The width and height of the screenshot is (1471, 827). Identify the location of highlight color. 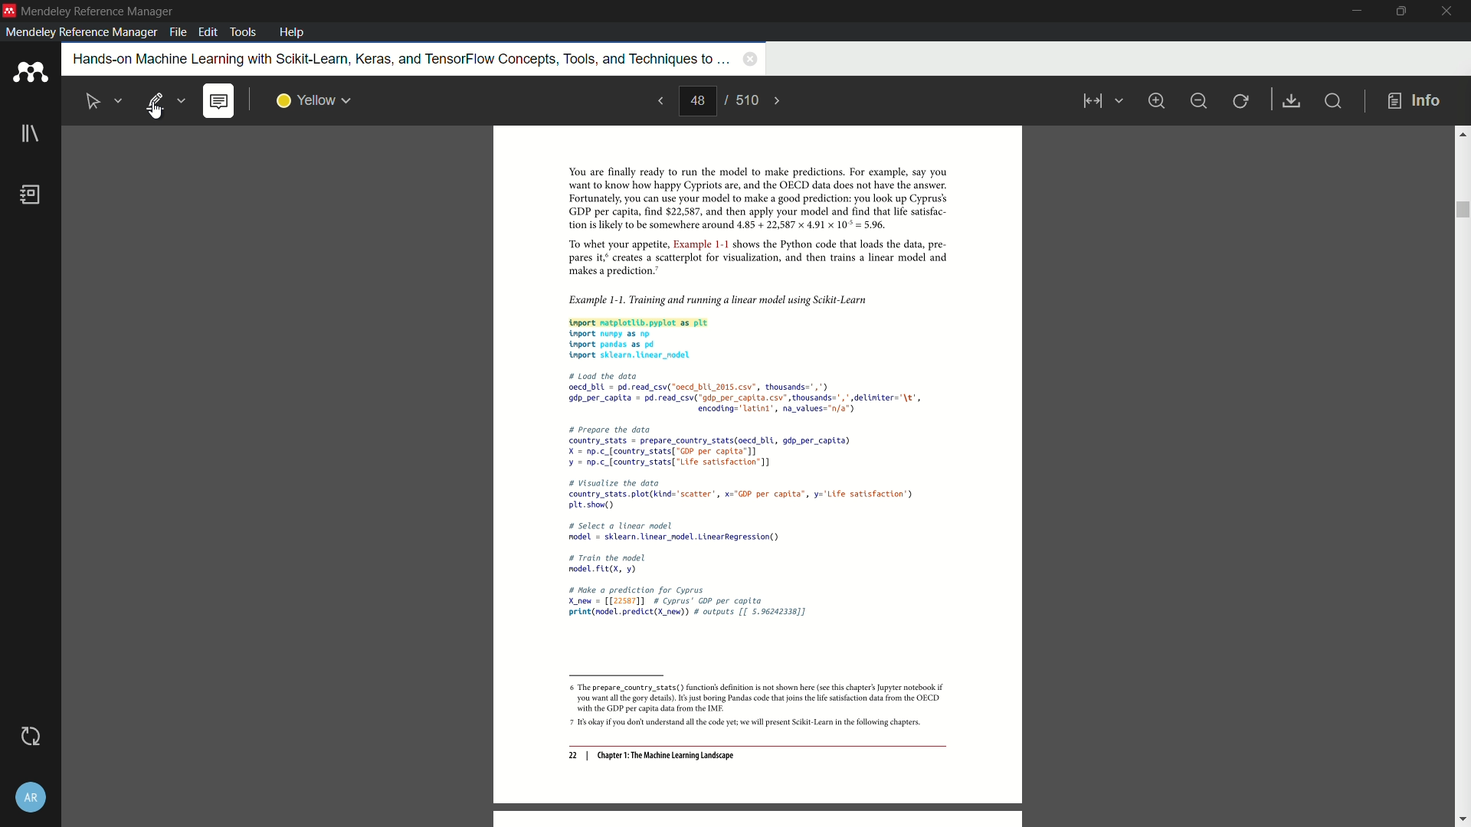
(314, 101).